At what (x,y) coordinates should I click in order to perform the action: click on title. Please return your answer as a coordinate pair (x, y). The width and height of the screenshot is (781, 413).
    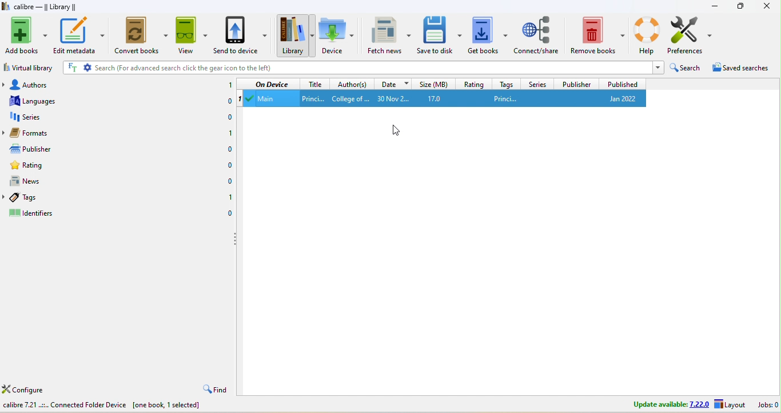
    Looking at the image, I should click on (314, 83).